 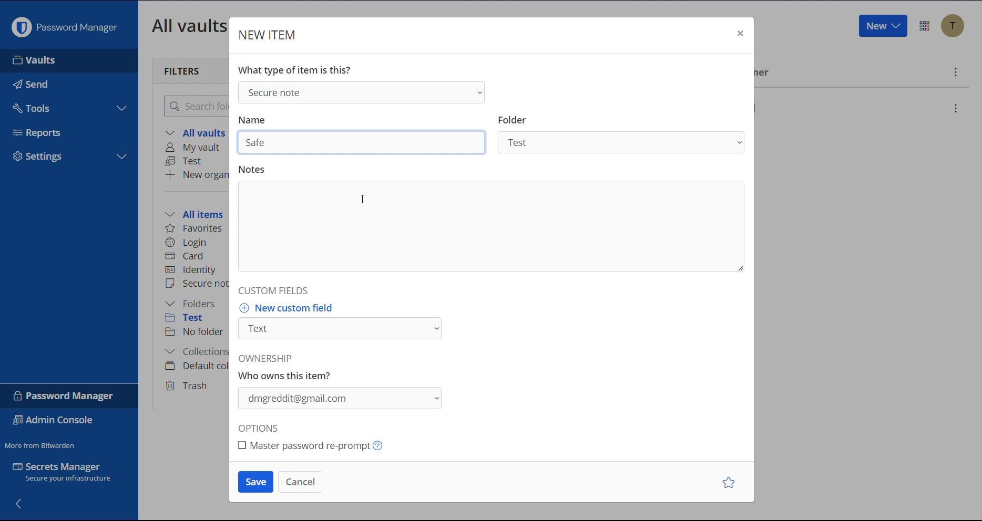 What do you see at coordinates (360, 91) in the screenshot?
I see `Secure Note` at bounding box center [360, 91].